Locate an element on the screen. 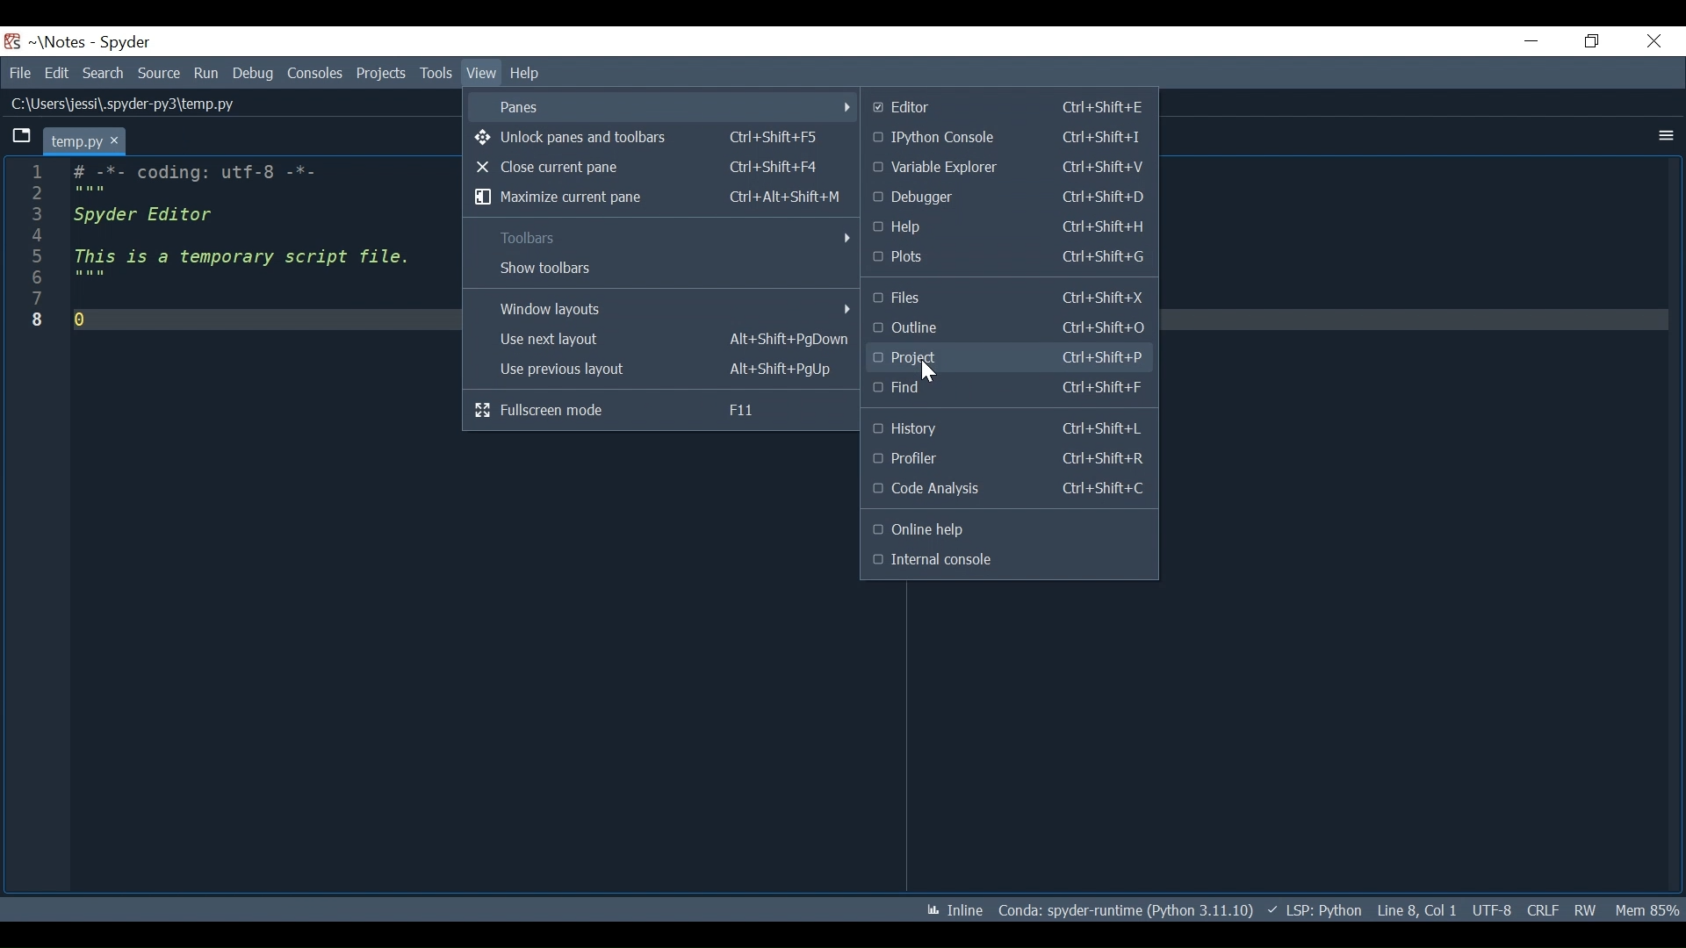 Image resolution: width=1686 pixels, height=948 pixels. Line 8, Col 1 is located at coordinates (1416, 911).